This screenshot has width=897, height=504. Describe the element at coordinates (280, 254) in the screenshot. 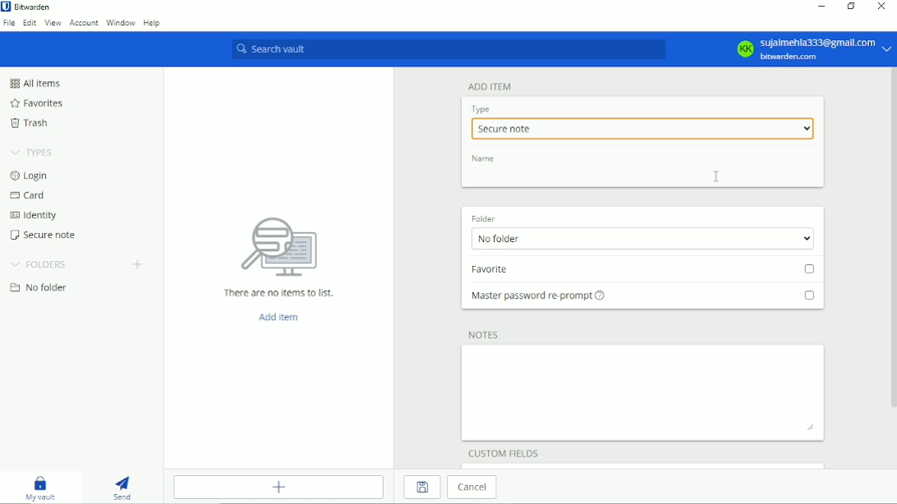

I see `There are no items to list.` at that location.